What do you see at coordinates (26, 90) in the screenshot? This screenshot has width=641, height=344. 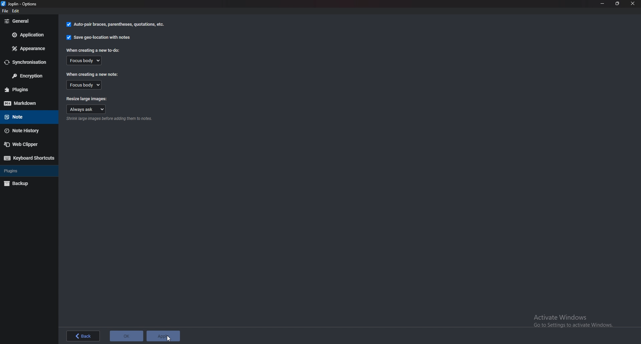 I see `Plugins` at bounding box center [26, 90].